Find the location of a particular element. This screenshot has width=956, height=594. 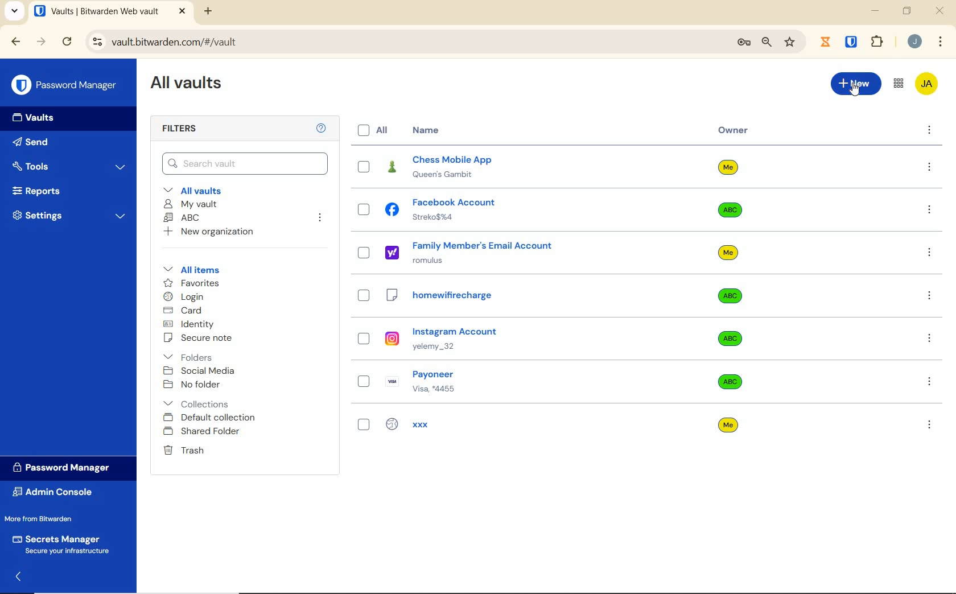

ABC is located at coordinates (184, 218).